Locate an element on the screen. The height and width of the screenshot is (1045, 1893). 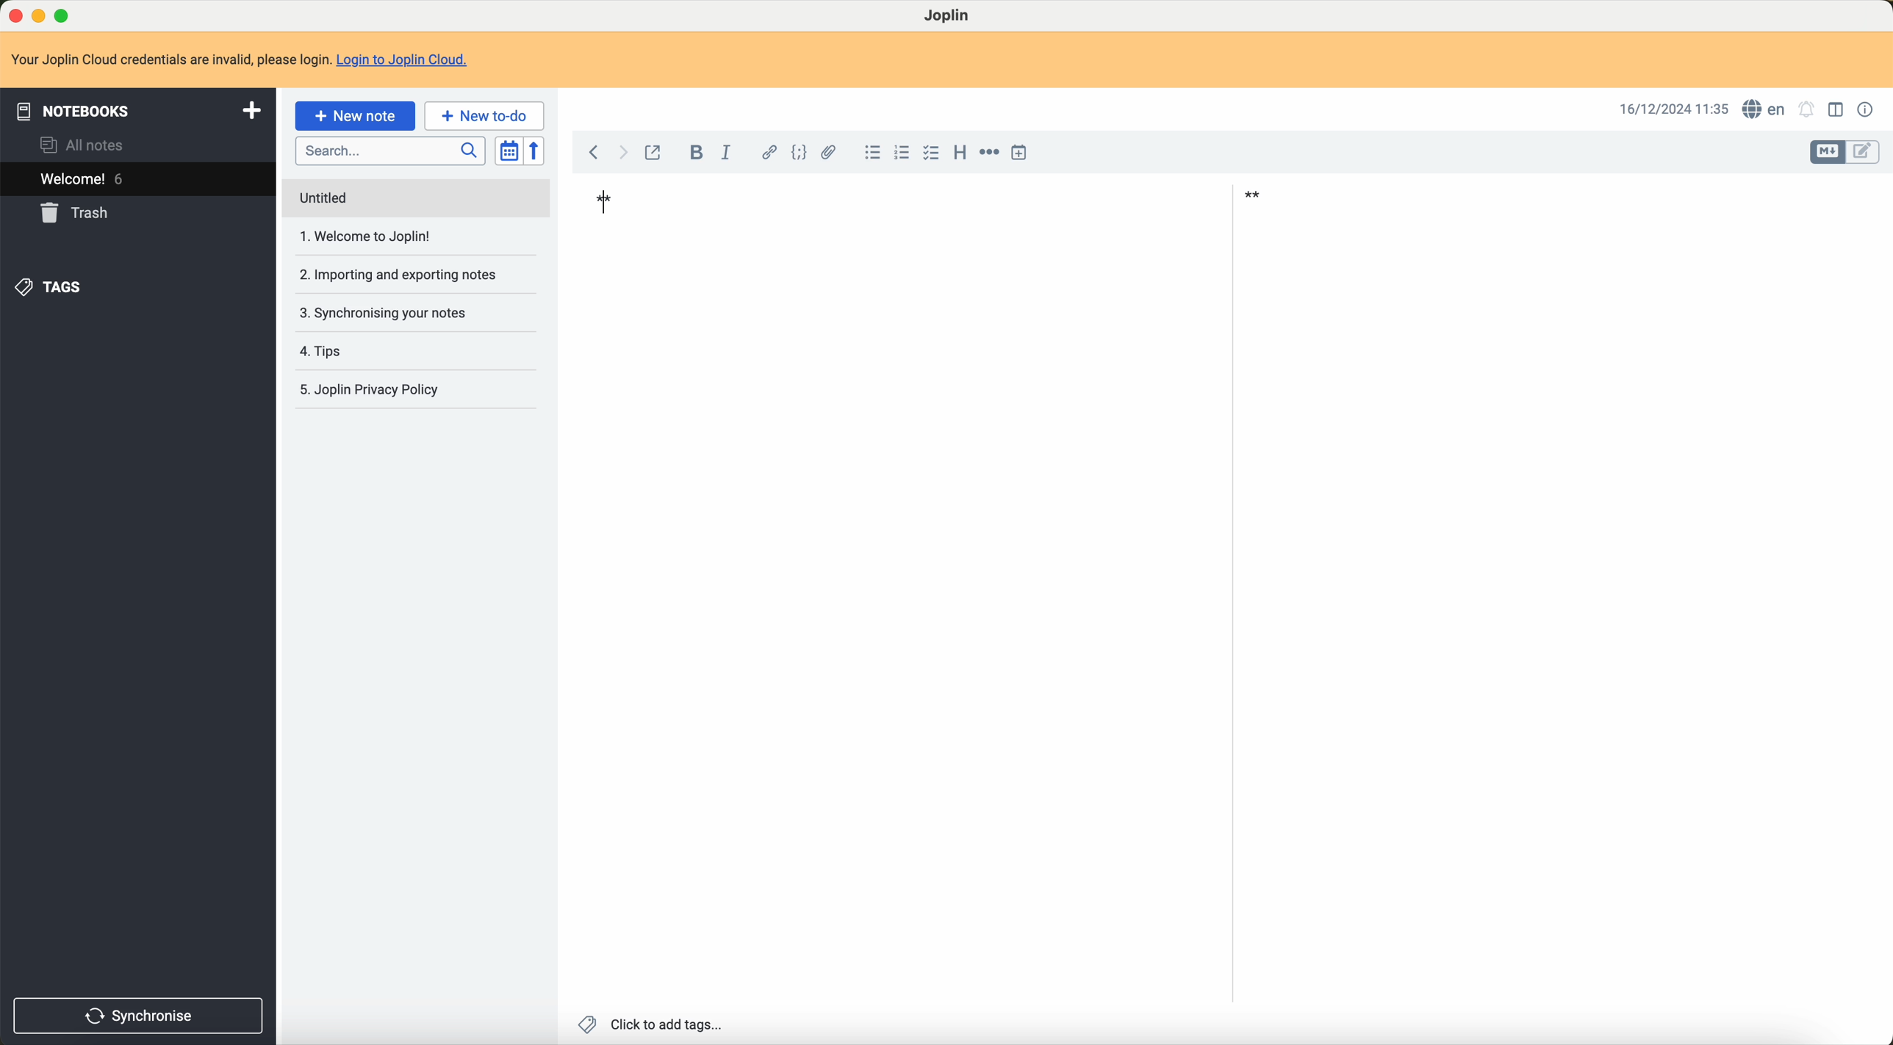
horizontal rule is located at coordinates (989, 152).